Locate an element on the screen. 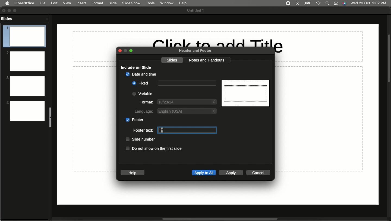 This screenshot has width=391, height=221. Language is located at coordinates (143, 111).